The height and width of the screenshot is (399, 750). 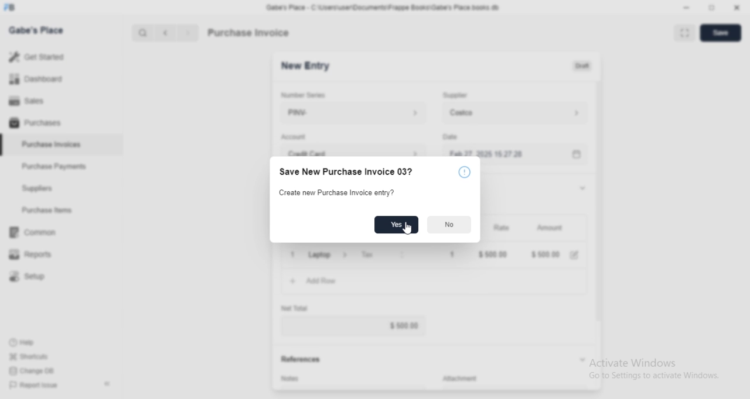 What do you see at coordinates (36, 30) in the screenshot?
I see `Gabe's Place` at bounding box center [36, 30].